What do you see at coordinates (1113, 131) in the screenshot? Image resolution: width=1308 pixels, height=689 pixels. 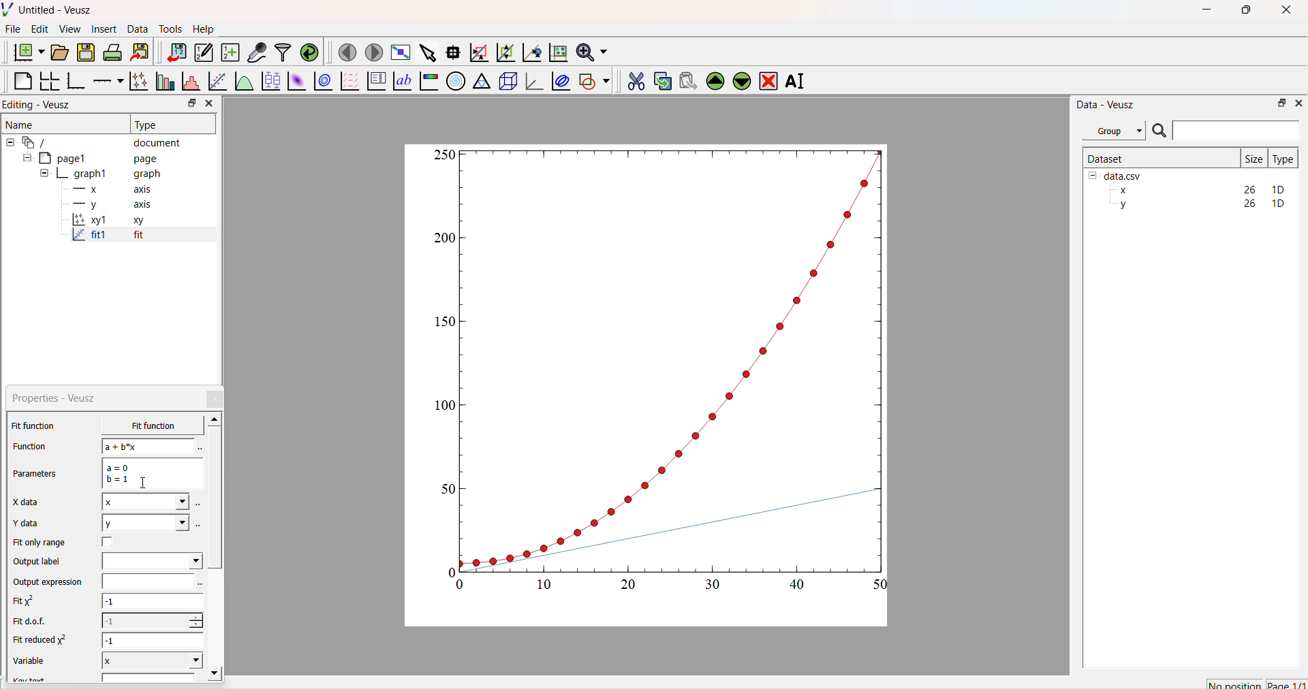 I see `Group ` at bounding box center [1113, 131].